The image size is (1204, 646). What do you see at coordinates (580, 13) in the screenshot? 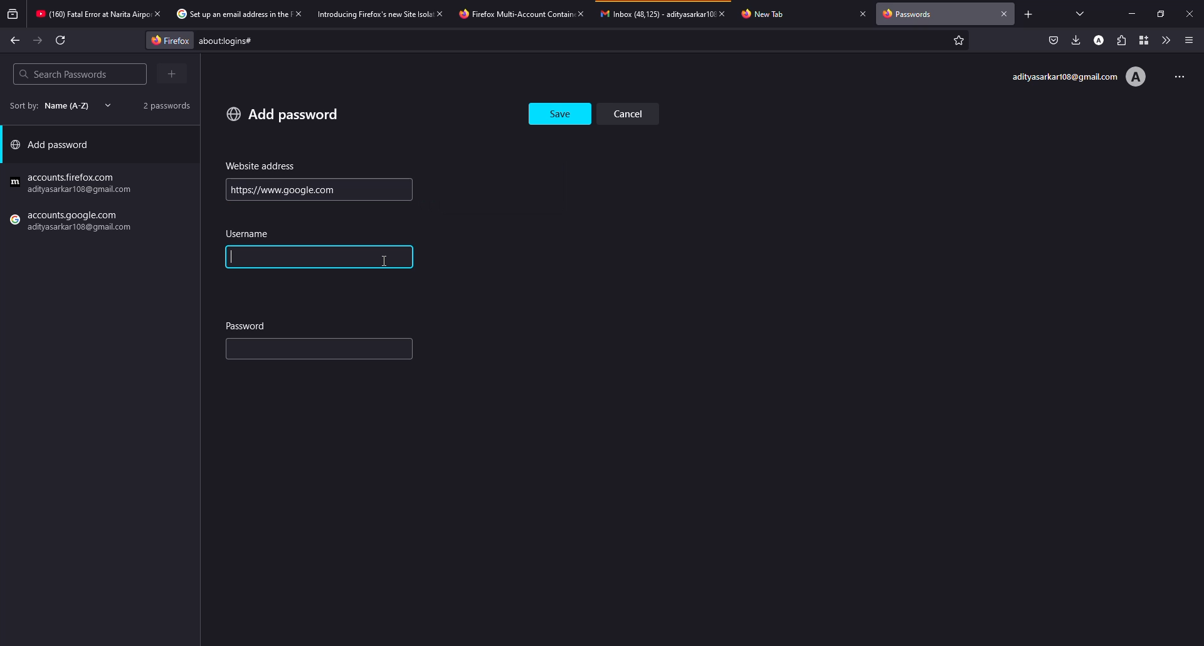
I see `close` at bounding box center [580, 13].